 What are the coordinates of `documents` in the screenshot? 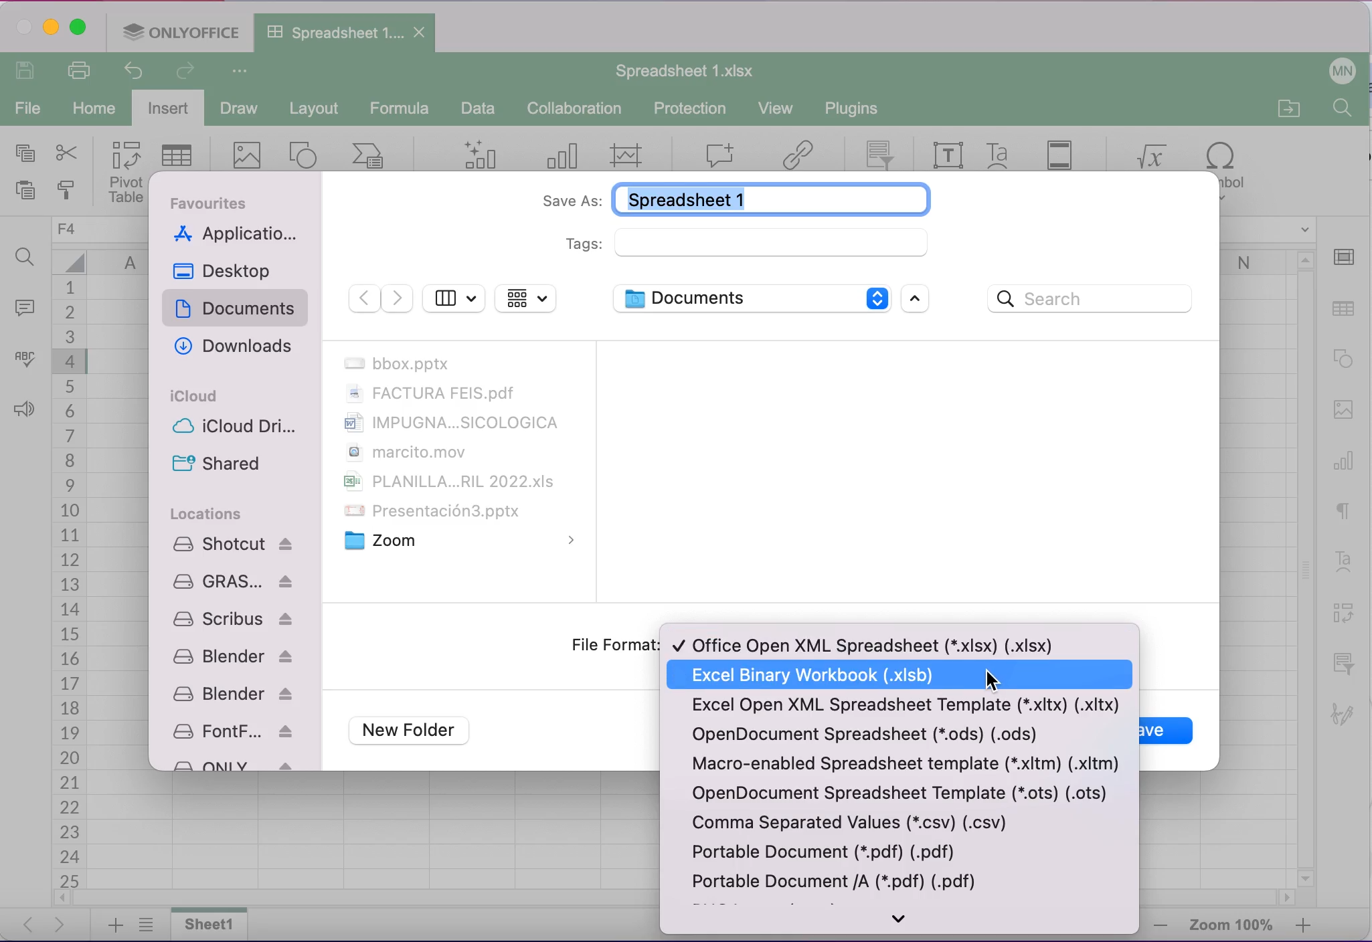 It's located at (457, 453).